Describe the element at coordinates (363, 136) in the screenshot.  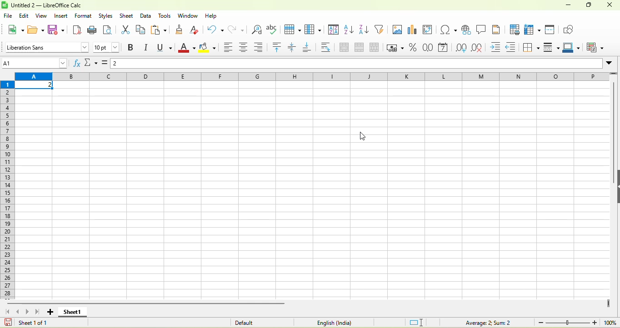
I see `cursor` at that location.